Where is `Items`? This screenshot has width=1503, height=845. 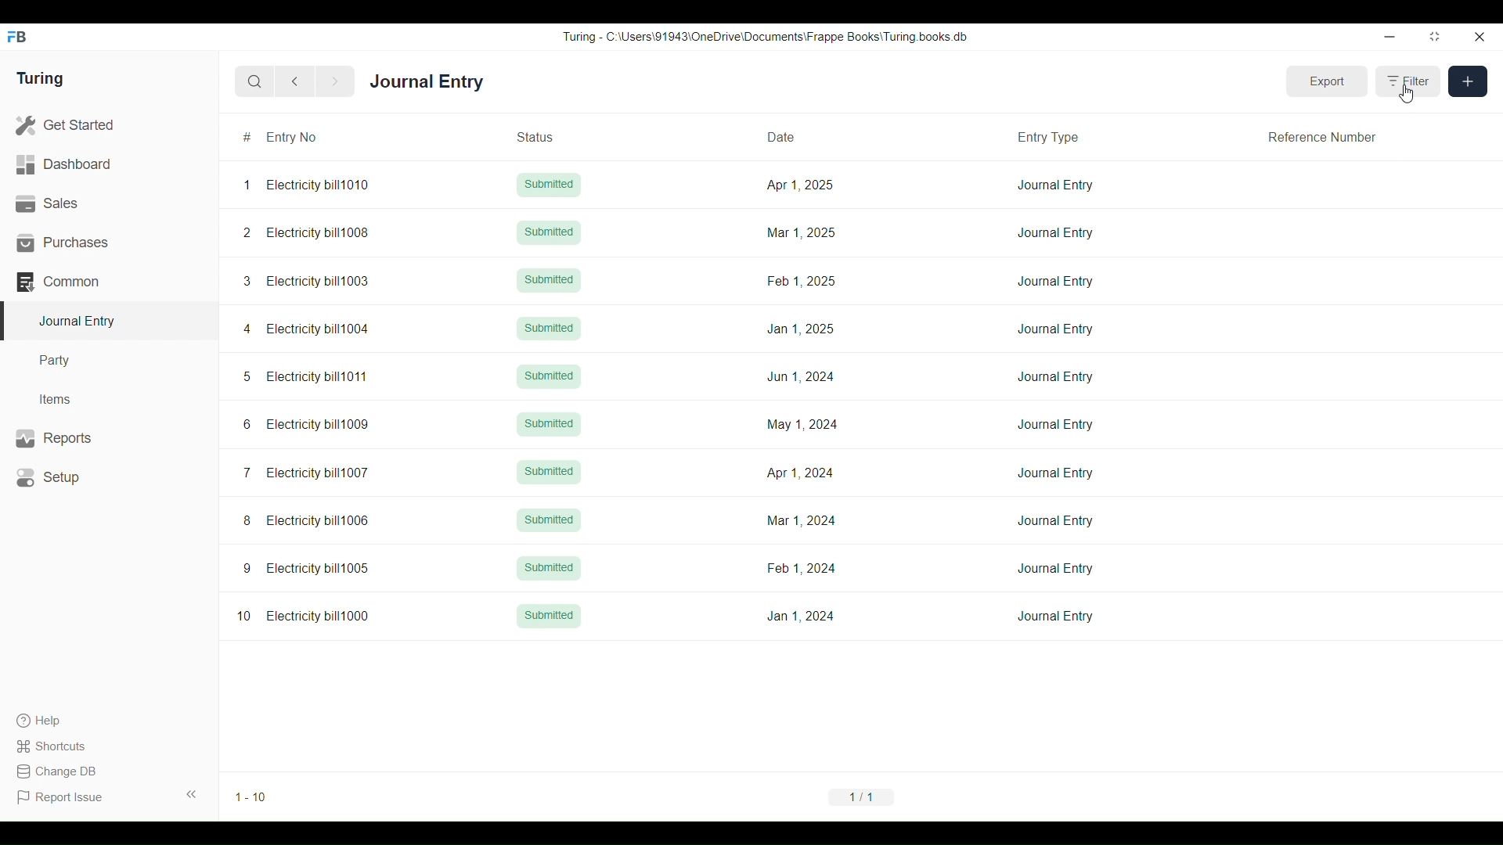 Items is located at coordinates (110, 400).